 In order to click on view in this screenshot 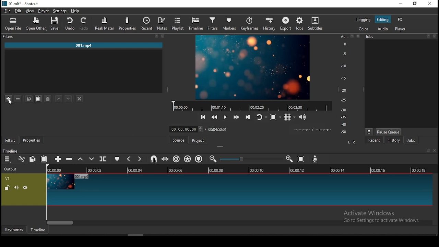, I will do `click(30, 11)`.